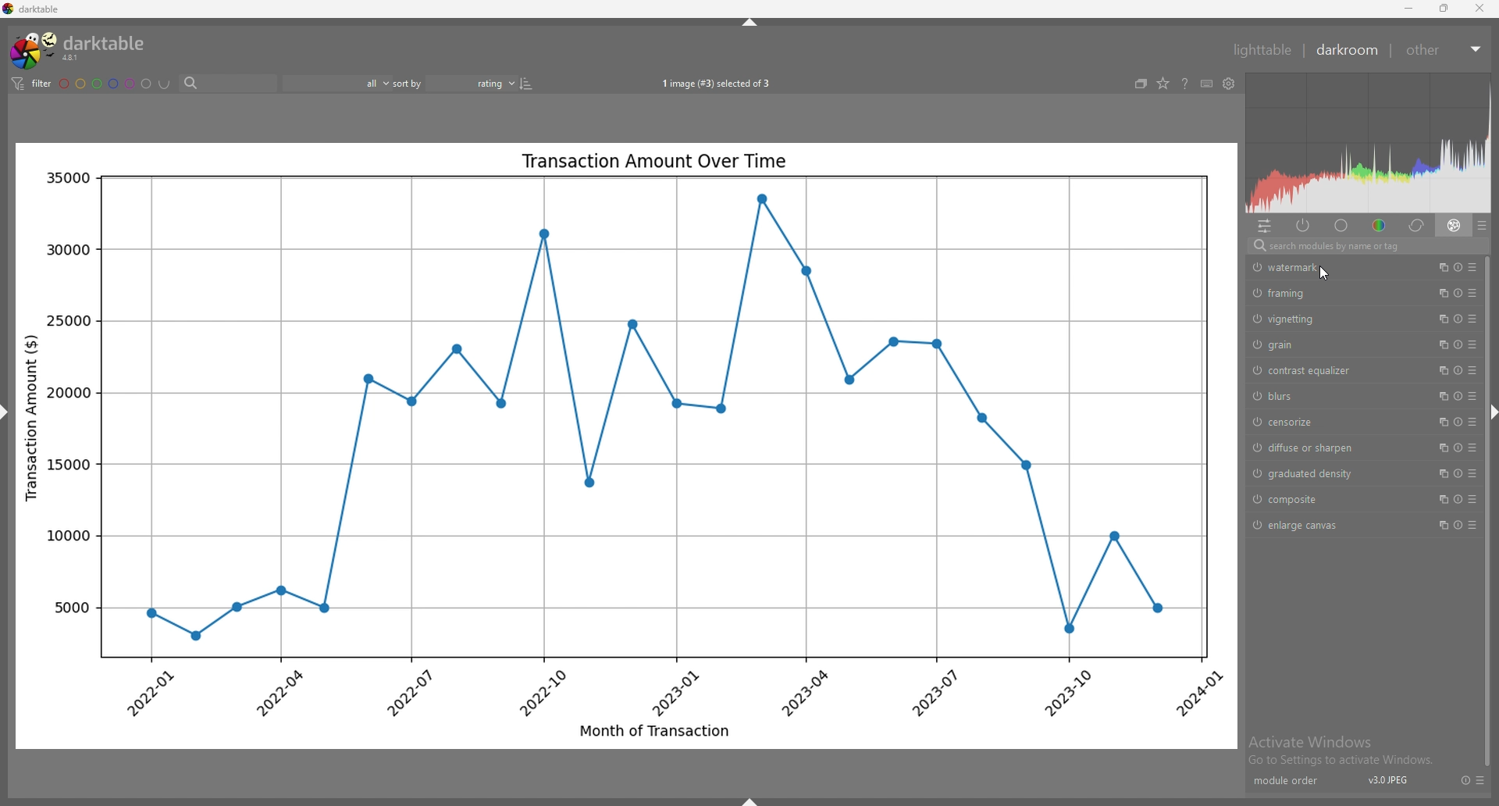  What do you see at coordinates (1472, 499) in the screenshot?
I see `presets` at bounding box center [1472, 499].